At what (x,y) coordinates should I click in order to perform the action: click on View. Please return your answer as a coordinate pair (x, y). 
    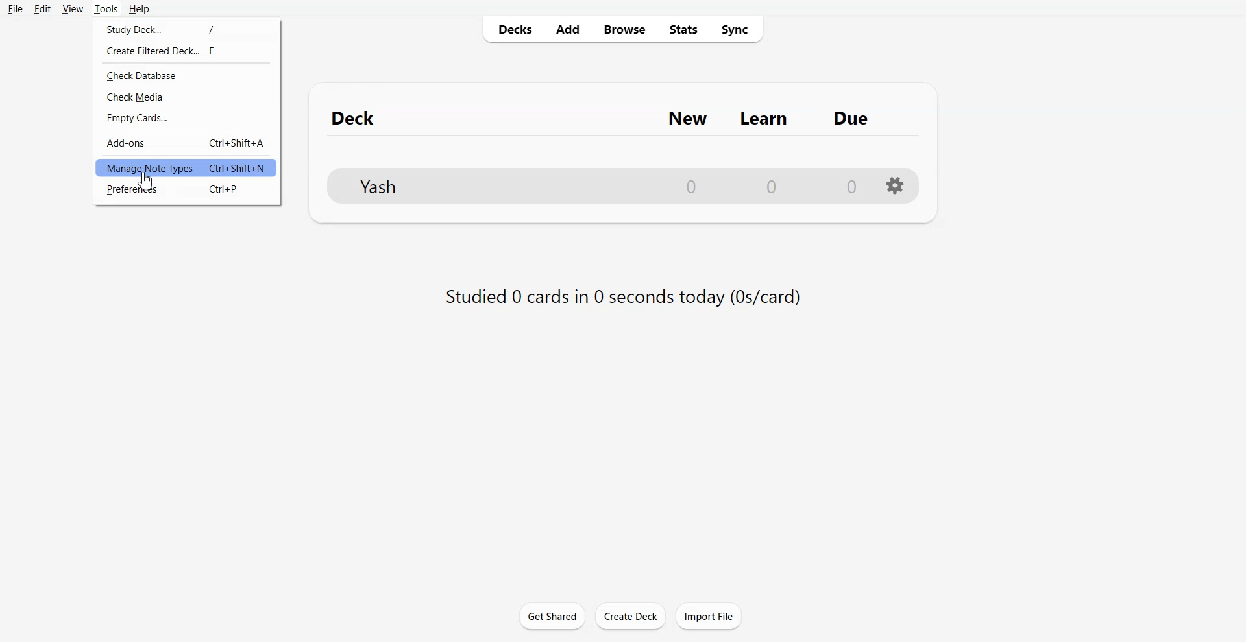
    Looking at the image, I should click on (73, 8).